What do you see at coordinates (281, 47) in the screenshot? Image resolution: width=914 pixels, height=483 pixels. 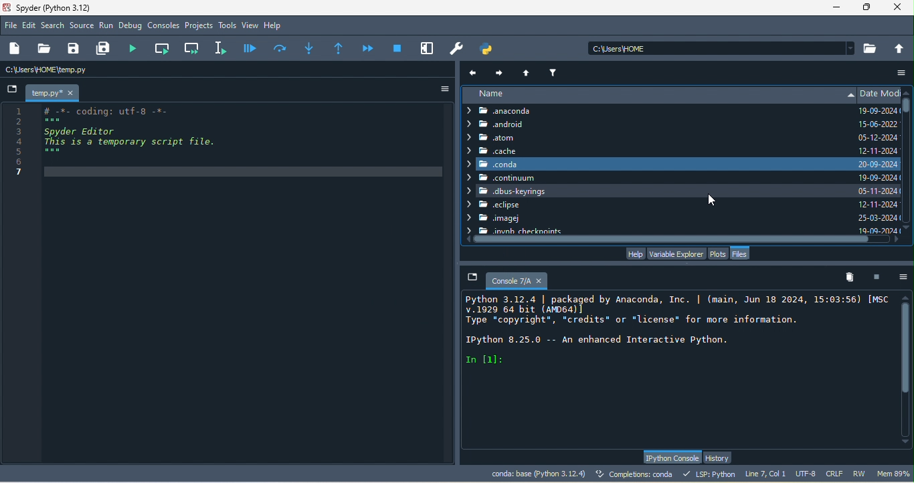 I see `execute current line ` at bounding box center [281, 47].